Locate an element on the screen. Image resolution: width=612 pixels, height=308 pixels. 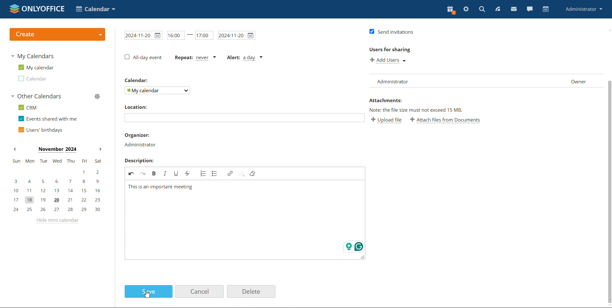
organiser is located at coordinates (136, 135).